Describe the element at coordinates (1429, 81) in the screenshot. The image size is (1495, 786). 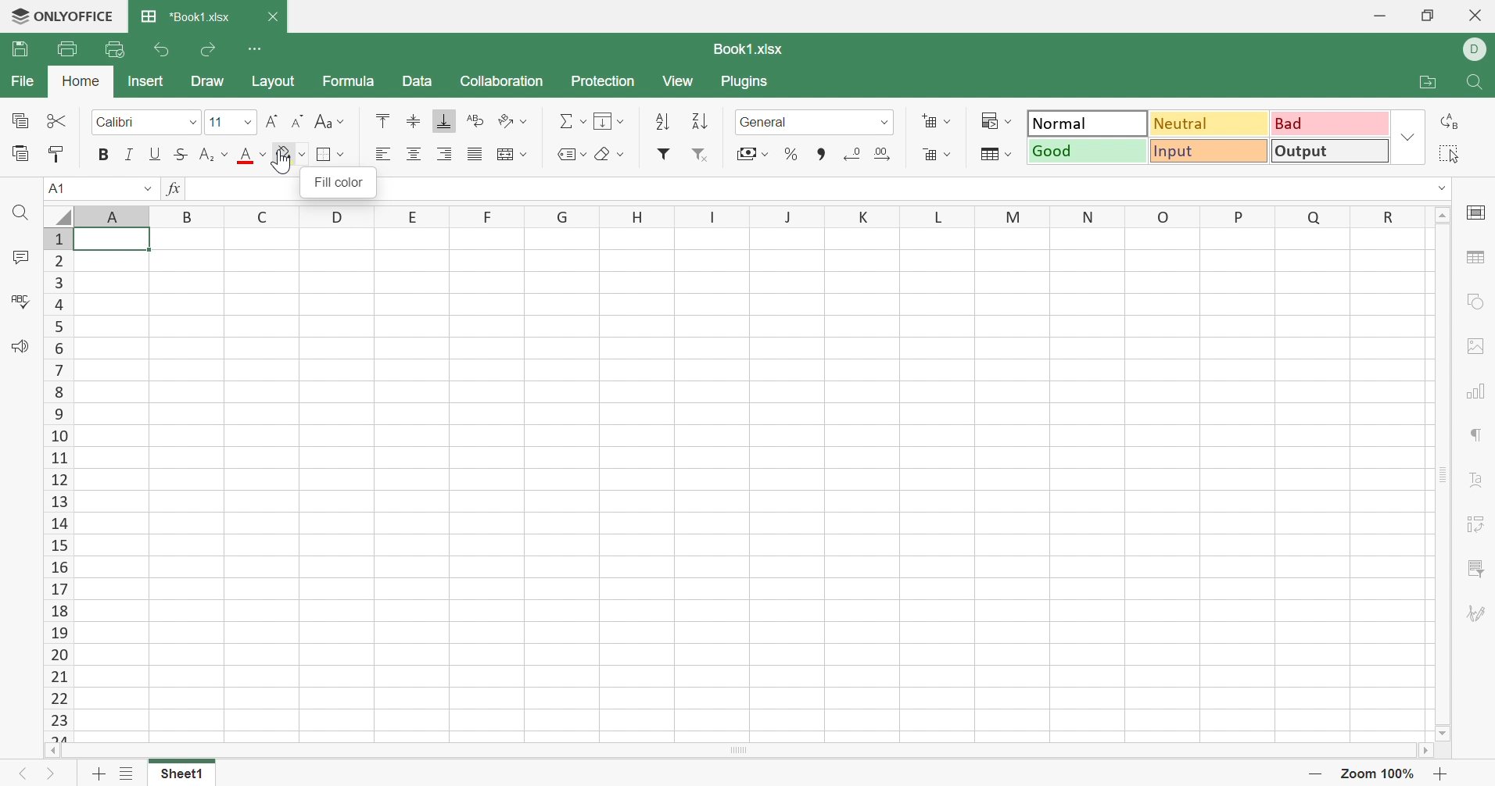
I see `Open file location` at that location.